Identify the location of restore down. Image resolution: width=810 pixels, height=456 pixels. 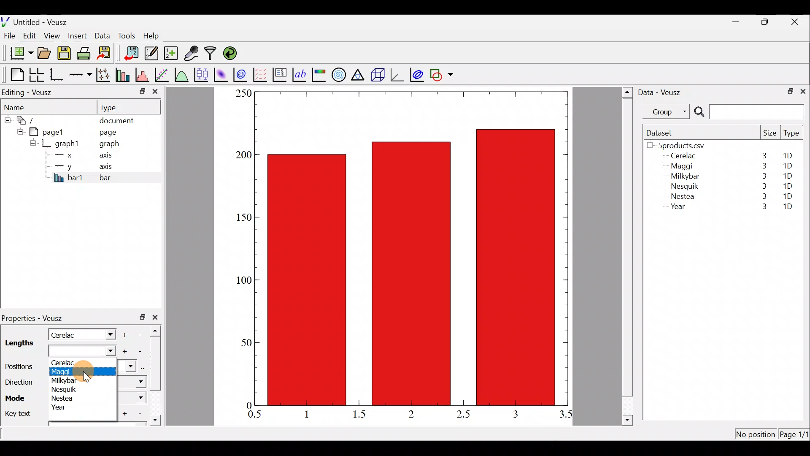
(788, 90).